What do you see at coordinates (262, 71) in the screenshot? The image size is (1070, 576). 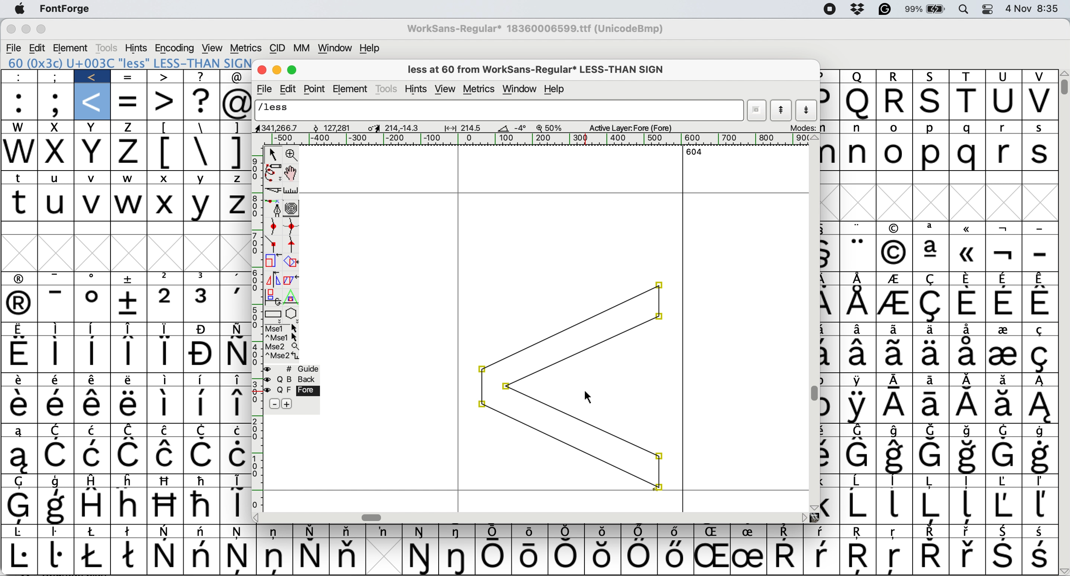 I see `close` at bounding box center [262, 71].